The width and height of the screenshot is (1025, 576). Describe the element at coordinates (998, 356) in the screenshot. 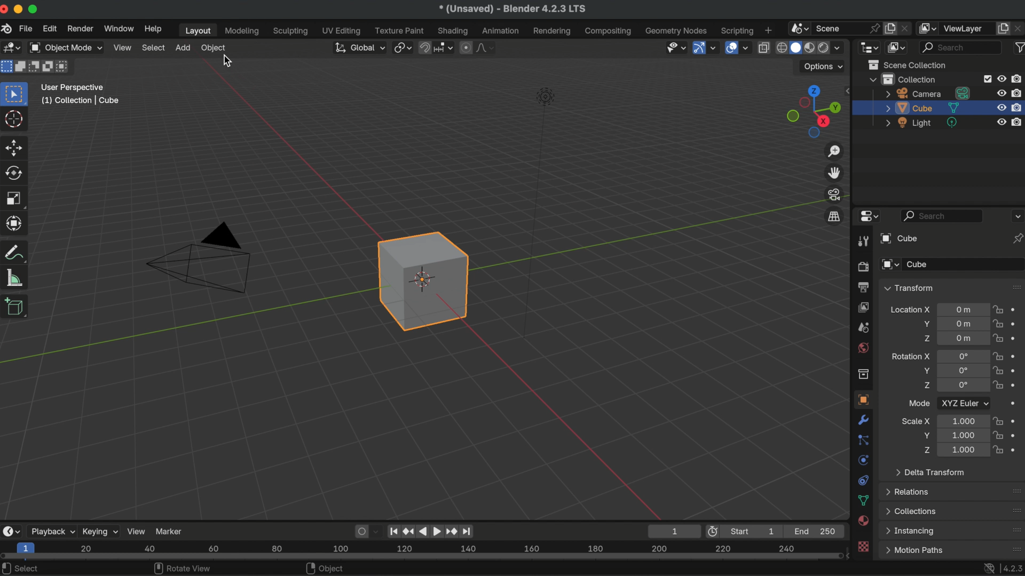

I see `lock rotation` at that location.